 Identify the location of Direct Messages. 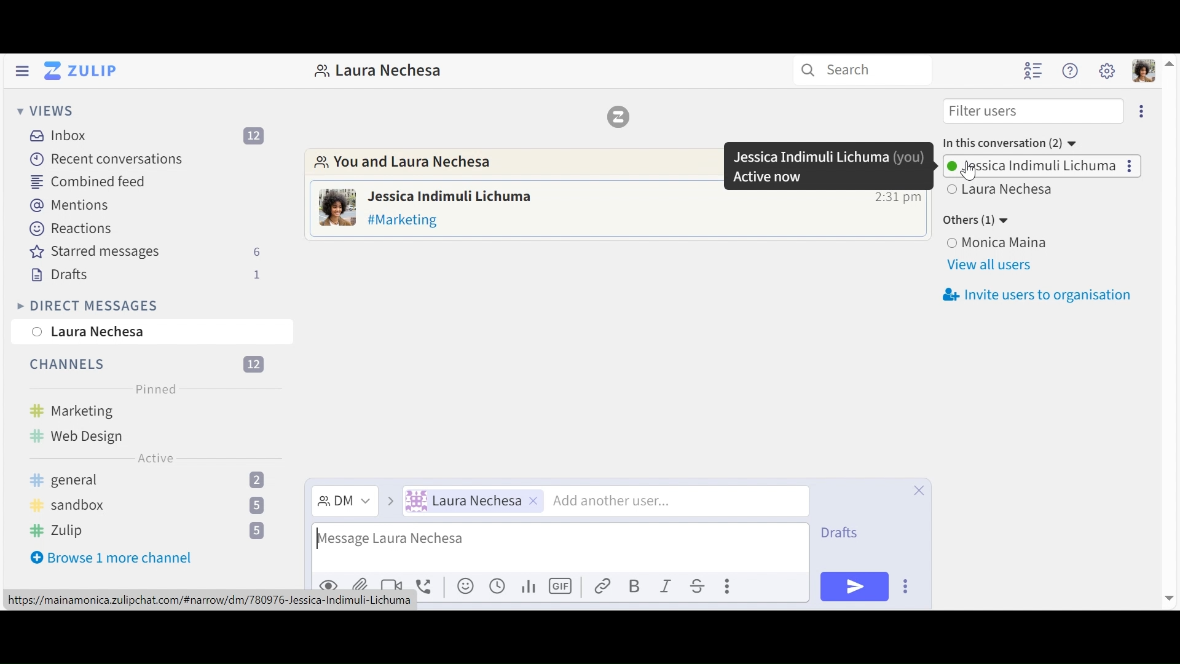
(86, 306).